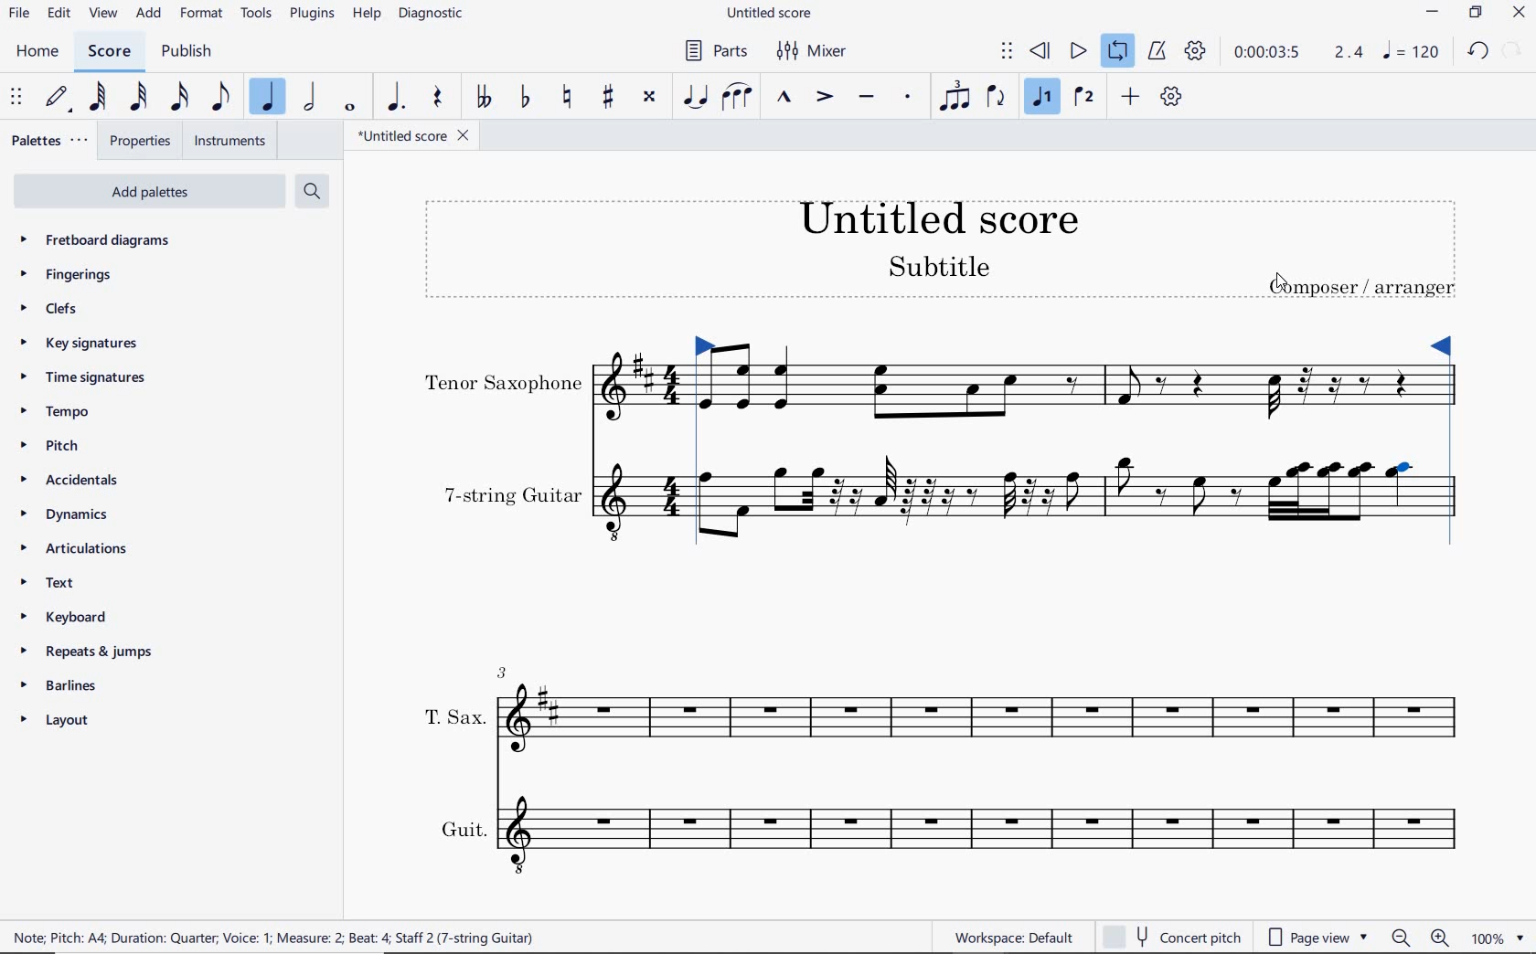  I want to click on KEY SIGNATURES, so click(80, 343).